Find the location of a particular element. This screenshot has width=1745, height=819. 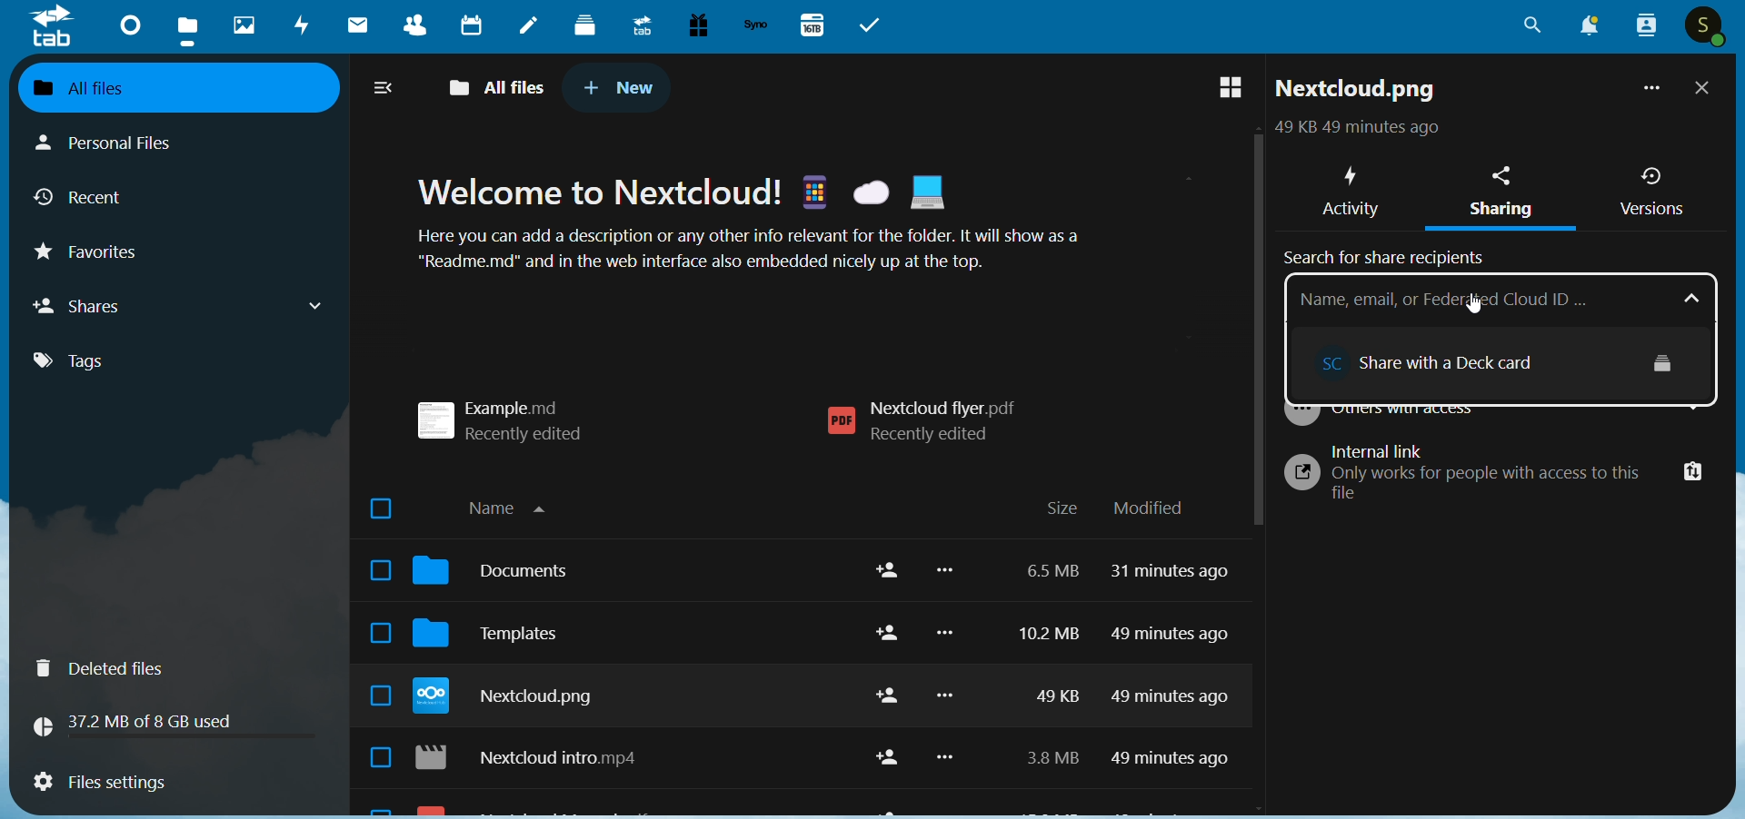

share with a deck card is located at coordinates (1460, 359).